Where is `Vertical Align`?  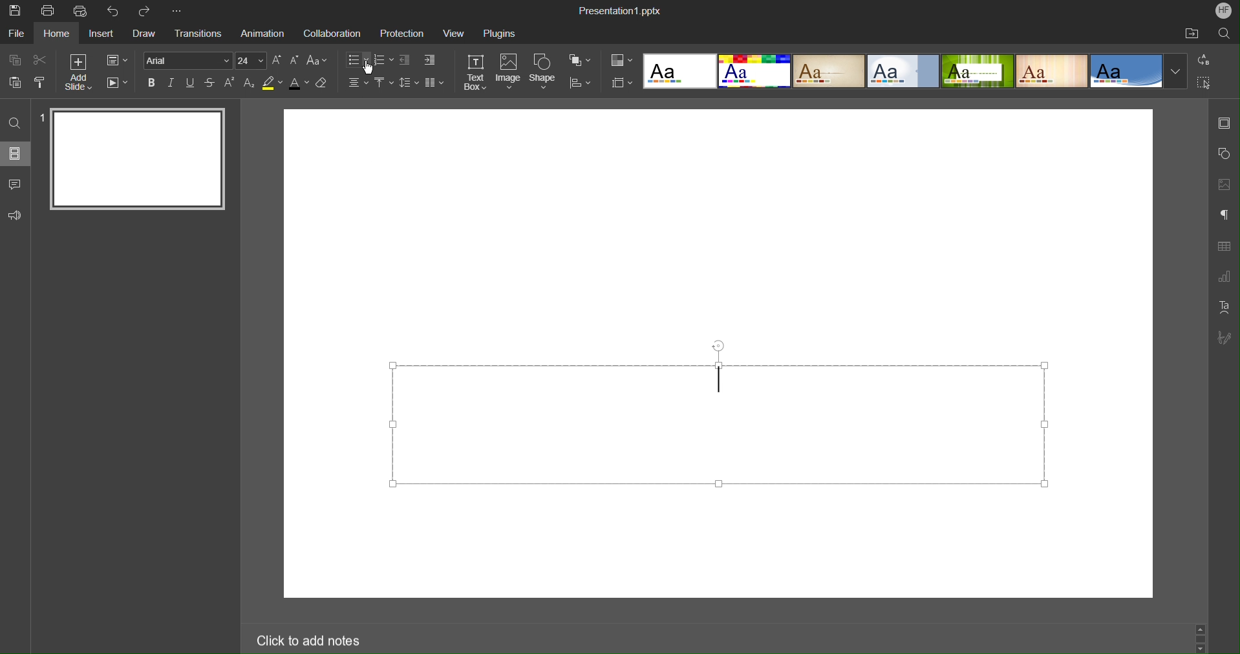 Vertical Align is located at coordinates (383, 83).